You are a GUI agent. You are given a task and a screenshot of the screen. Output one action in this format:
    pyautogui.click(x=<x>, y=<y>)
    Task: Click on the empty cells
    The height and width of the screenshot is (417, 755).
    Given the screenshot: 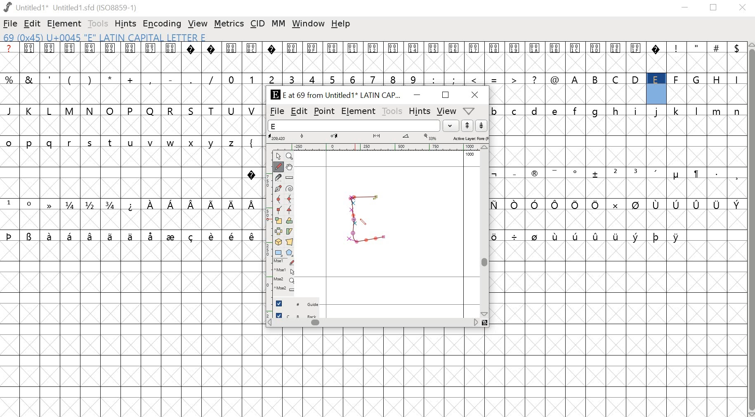 What is the action you would take?
    pyautogui.click(x=618, y=189)
    